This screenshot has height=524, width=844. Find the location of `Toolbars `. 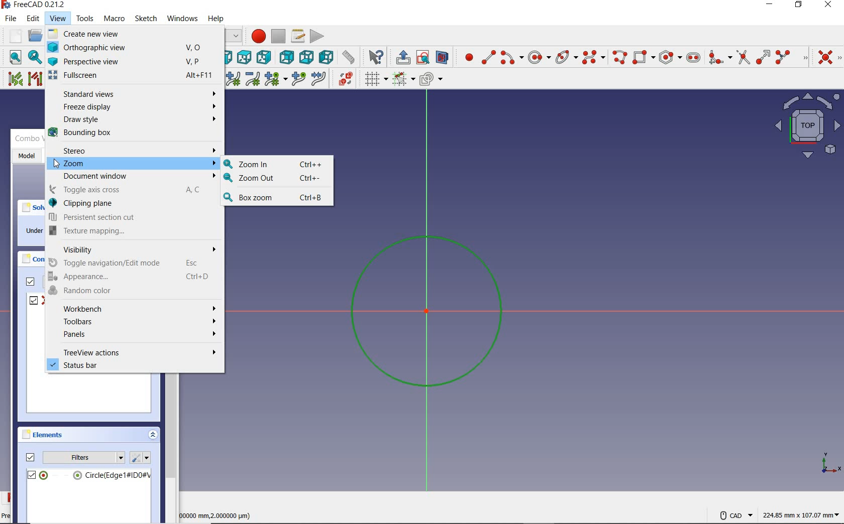

Toolbars  is located at coordinates (135, 322).